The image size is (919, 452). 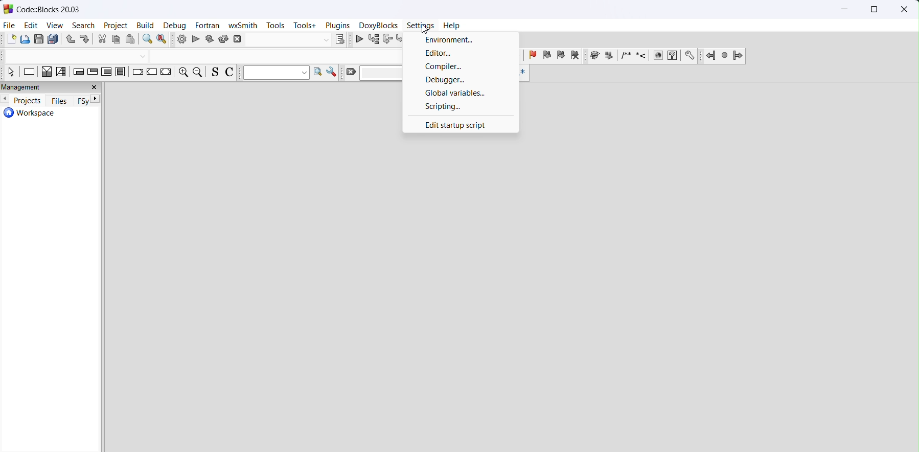 I want to click on selection, so click(x=63, y=73).